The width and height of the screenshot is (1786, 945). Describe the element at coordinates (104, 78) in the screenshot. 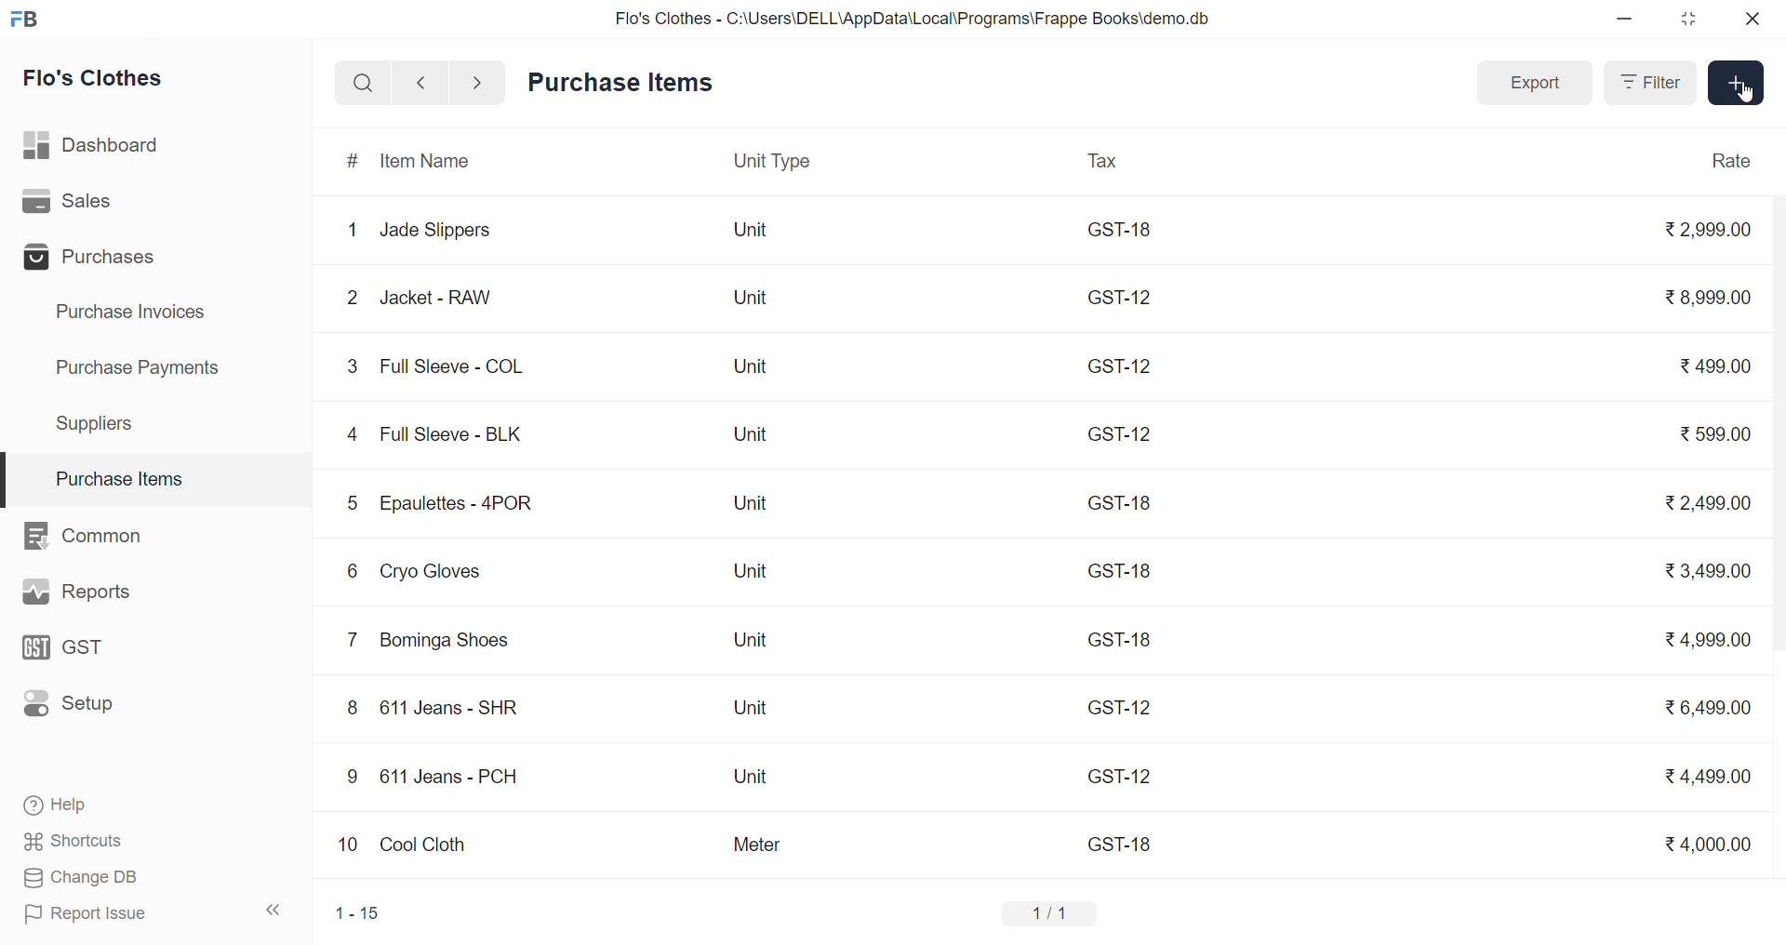

I see `Flo's Clothes` at that location.